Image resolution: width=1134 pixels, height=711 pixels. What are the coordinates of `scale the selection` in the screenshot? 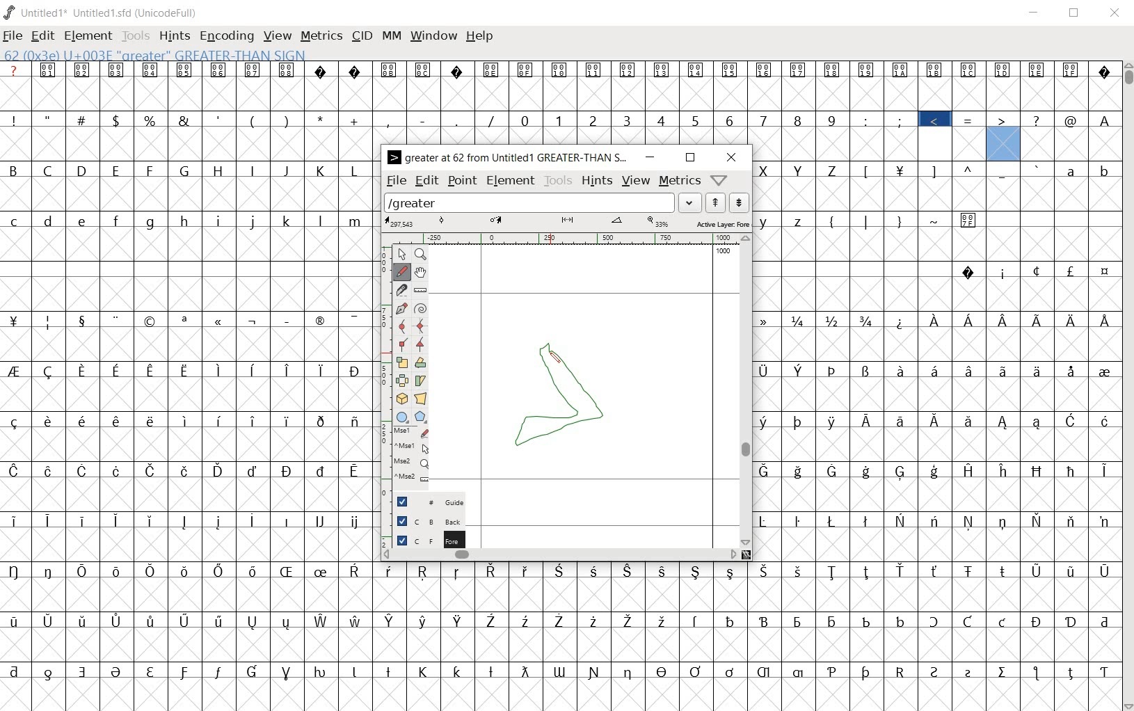 It's located at (401, 362).